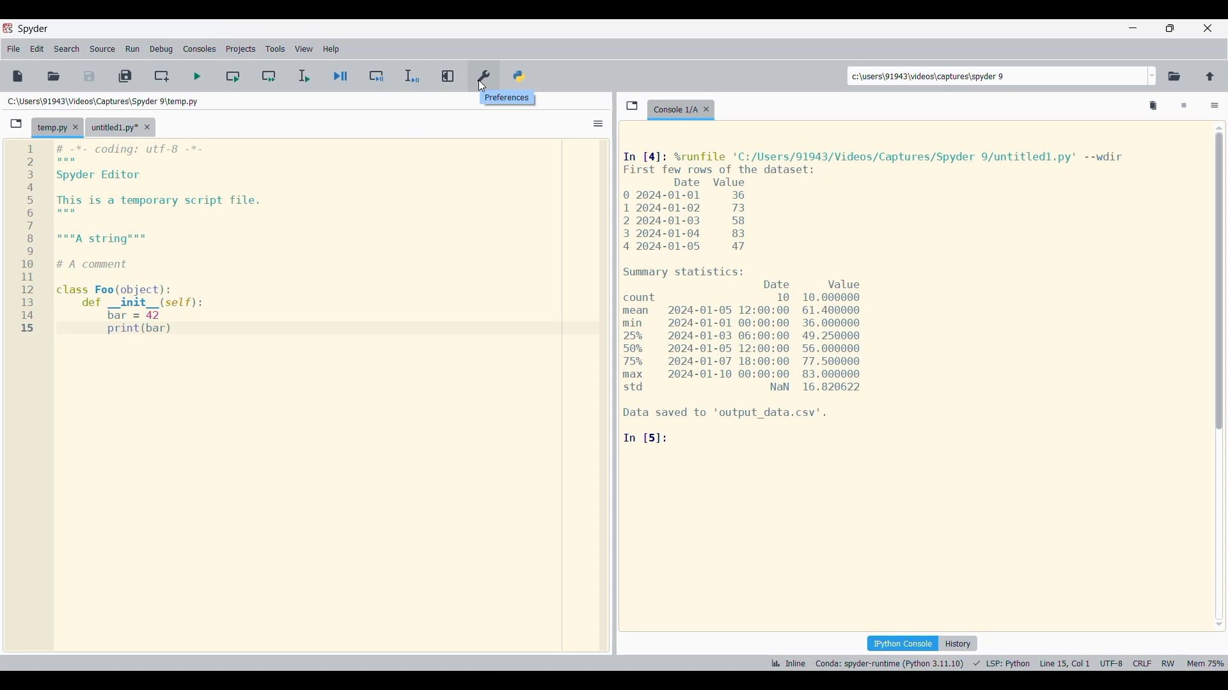  I want to click on Interrupt kernel, so click(1185, 106).